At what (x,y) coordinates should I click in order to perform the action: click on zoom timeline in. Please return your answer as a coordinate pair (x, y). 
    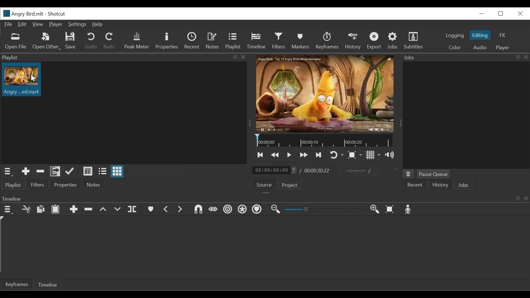
    Looking at the image, I should click on (375, 209).